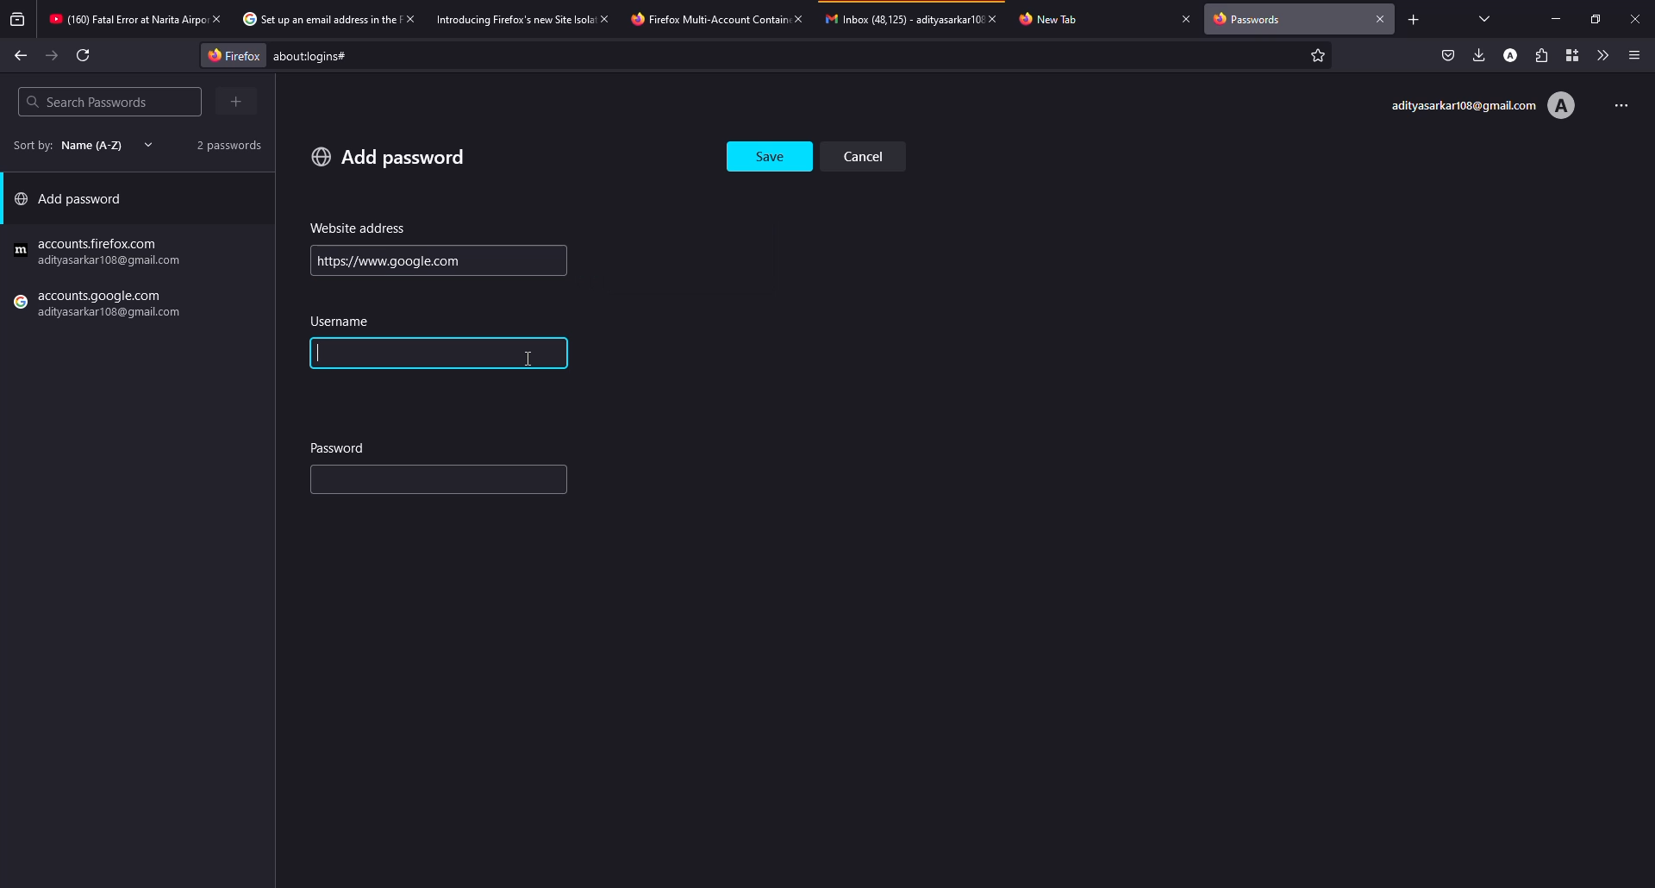 The image size is (1655, 888). What do you see at coordinates (1186, 18) in the screenshot?
I see `close` at bounding box center [1186, 18].